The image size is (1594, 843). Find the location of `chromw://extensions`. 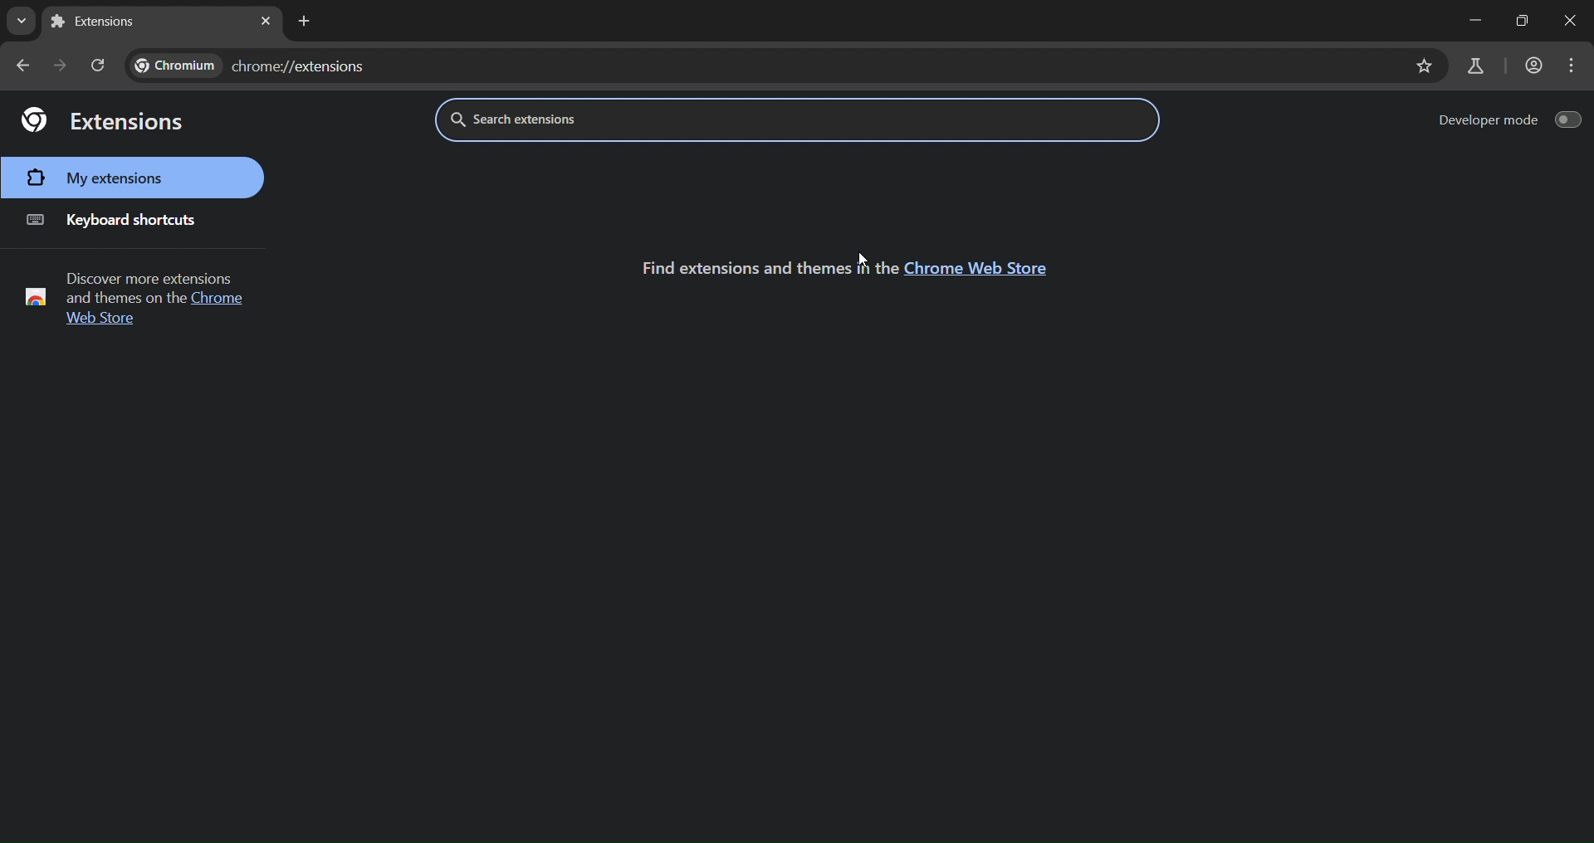

chromw://extensions is located at coordinates (256, 64).